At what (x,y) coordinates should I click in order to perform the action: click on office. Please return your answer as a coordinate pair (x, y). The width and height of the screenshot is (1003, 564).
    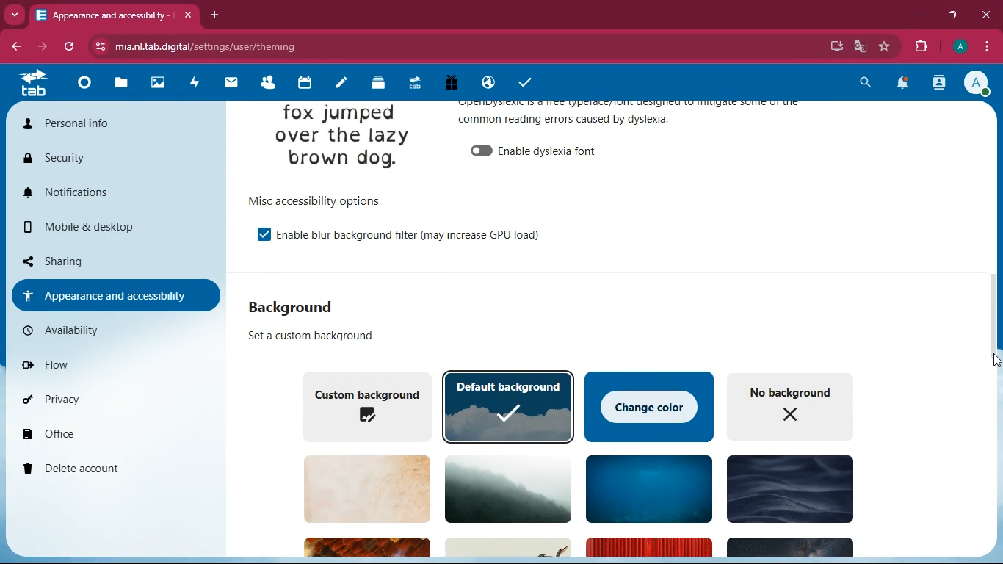
    Looking at the image, I should click on (112, 433).